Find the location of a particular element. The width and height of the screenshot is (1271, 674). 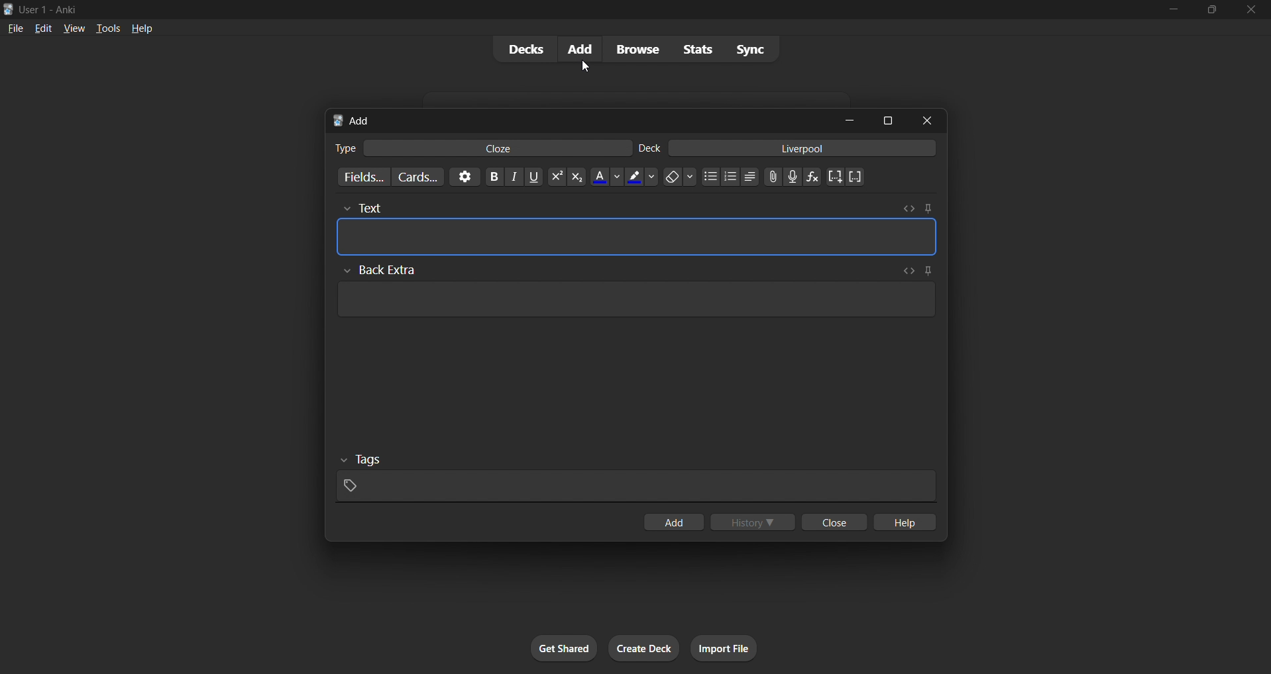

minimize is located at coordinates (1175, 11).